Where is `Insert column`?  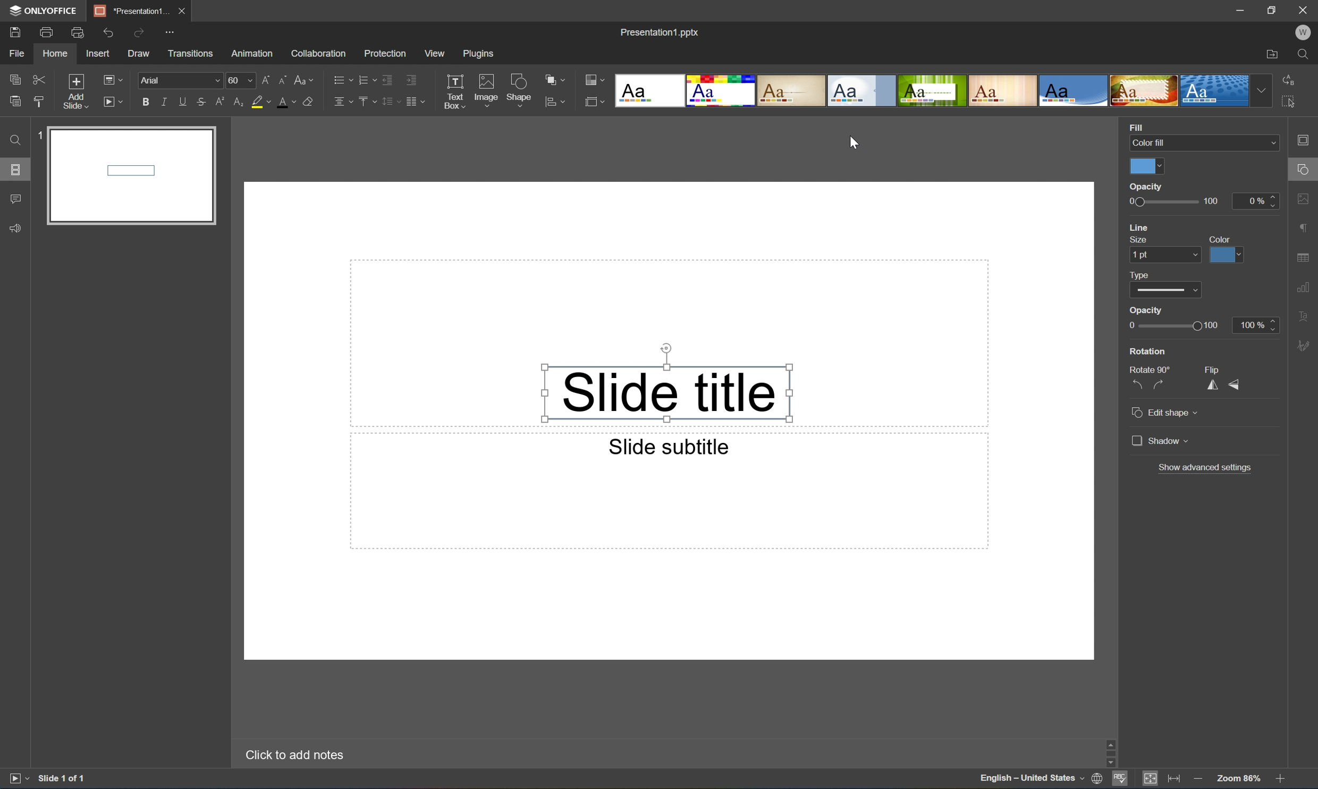
Insert column is located at coordinates (419, 101).